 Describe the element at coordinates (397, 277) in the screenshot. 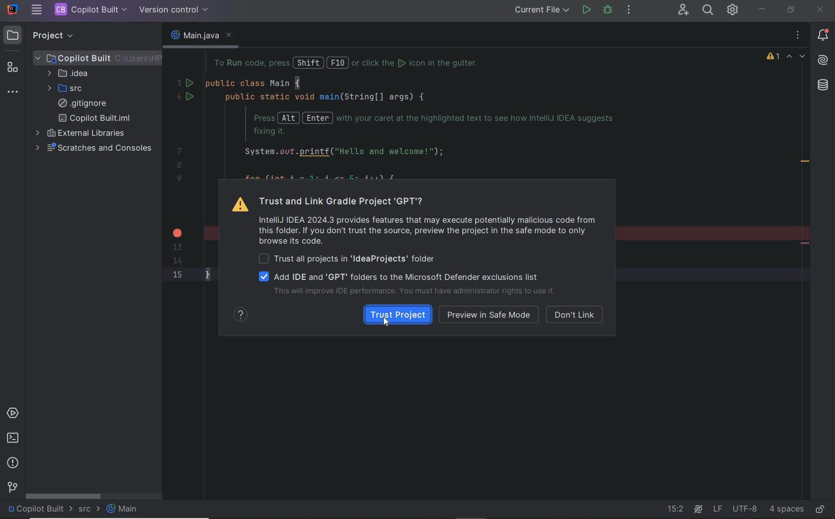

I see `add IDE and GPT folders to the Microsoft Defender exclsuions list` at that location.